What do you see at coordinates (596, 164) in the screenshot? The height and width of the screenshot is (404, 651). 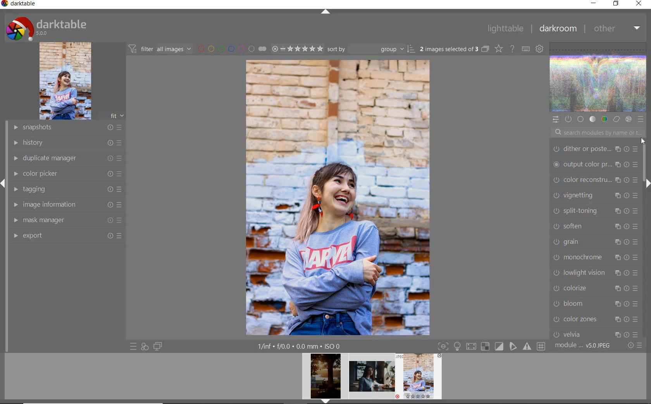 I see `crop` at bounding box center [596, 164].